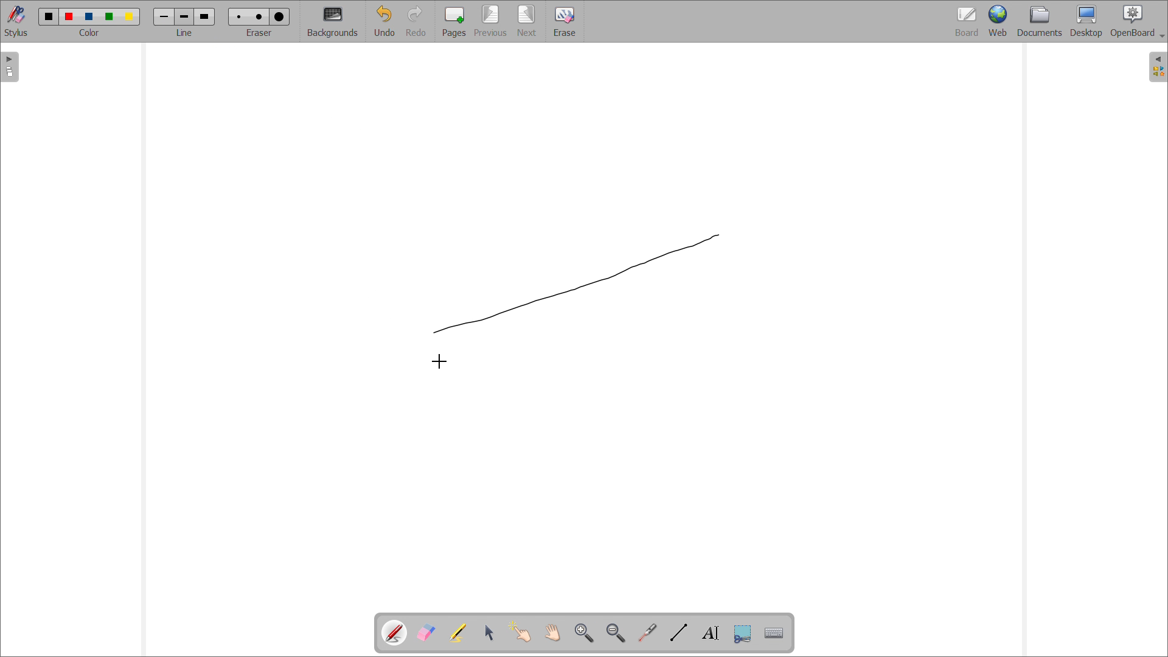 This screenshot has width=1168, height=657. What do you see at coordinates (16, 21) in the screenshot?
I see `toggle stylus` at bounding box center [16, 21].